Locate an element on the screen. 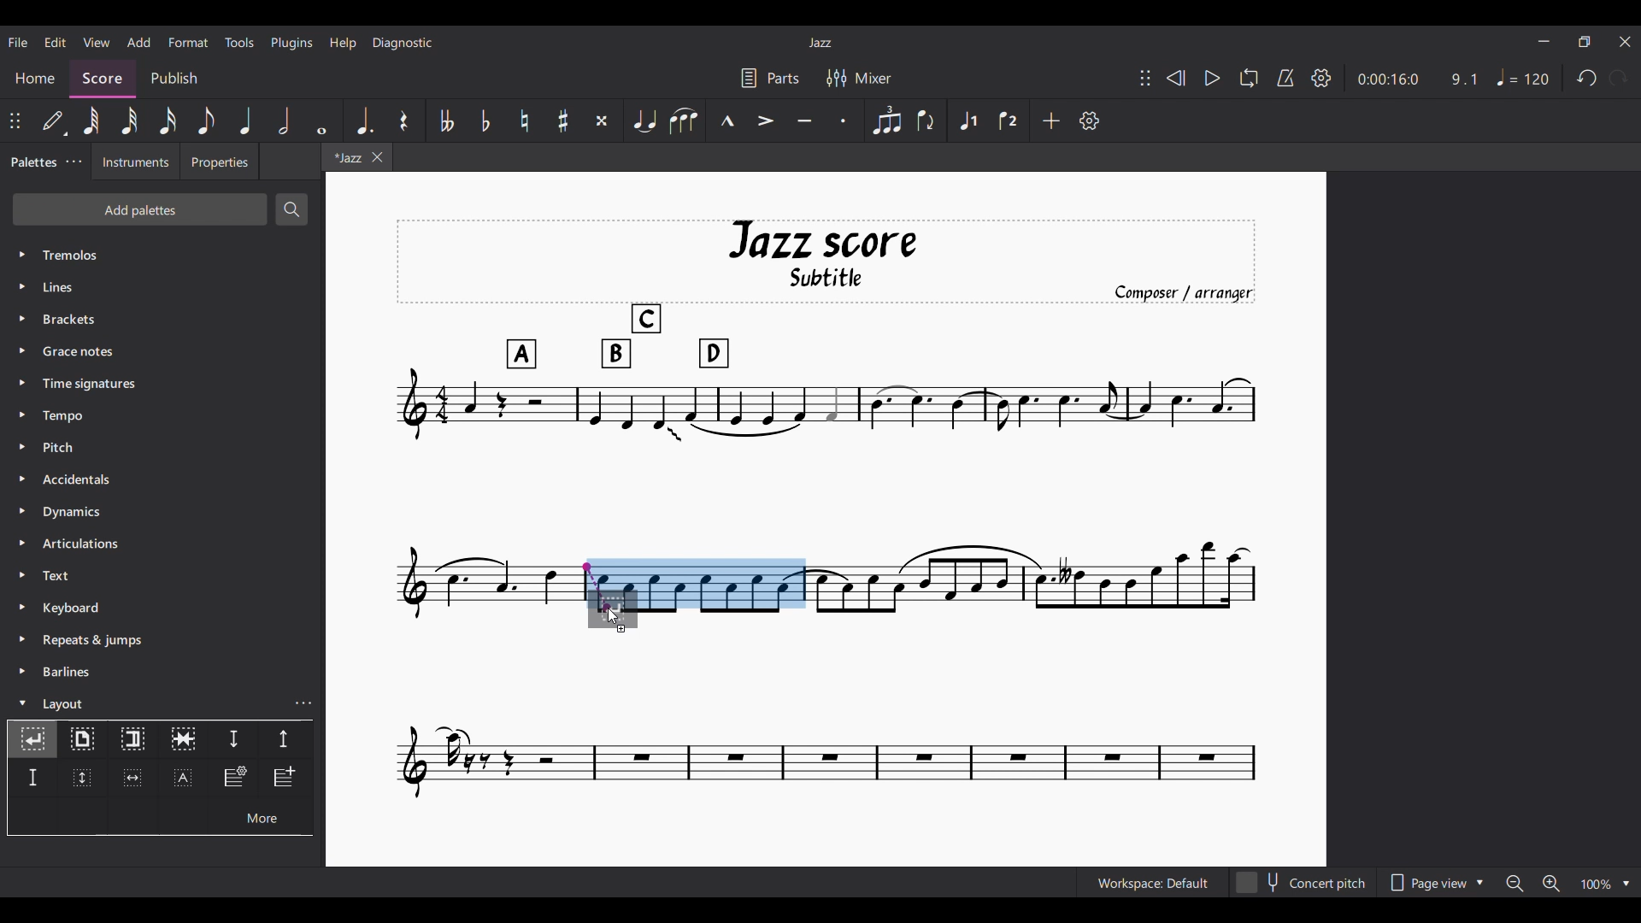  Palettes is located at coordinates (32, 163).